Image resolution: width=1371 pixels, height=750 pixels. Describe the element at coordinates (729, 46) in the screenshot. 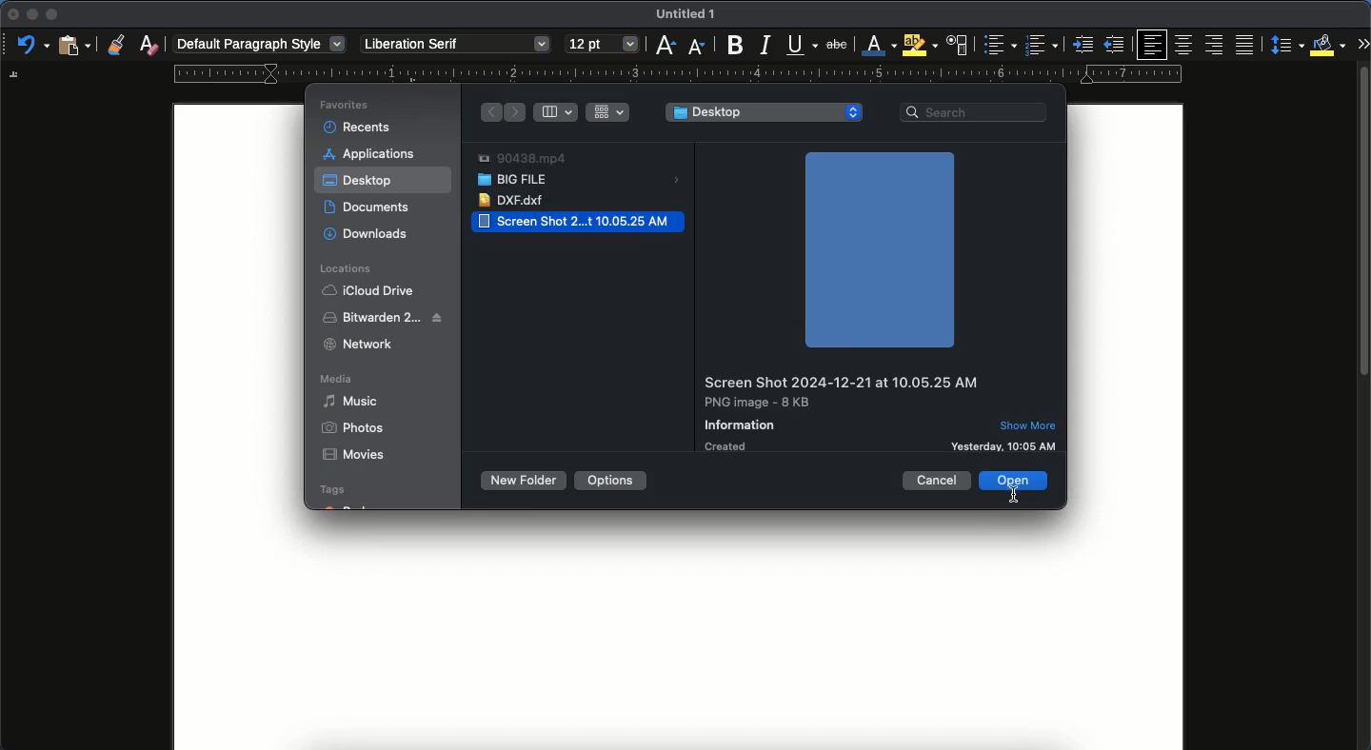

I see `bold` at that location.